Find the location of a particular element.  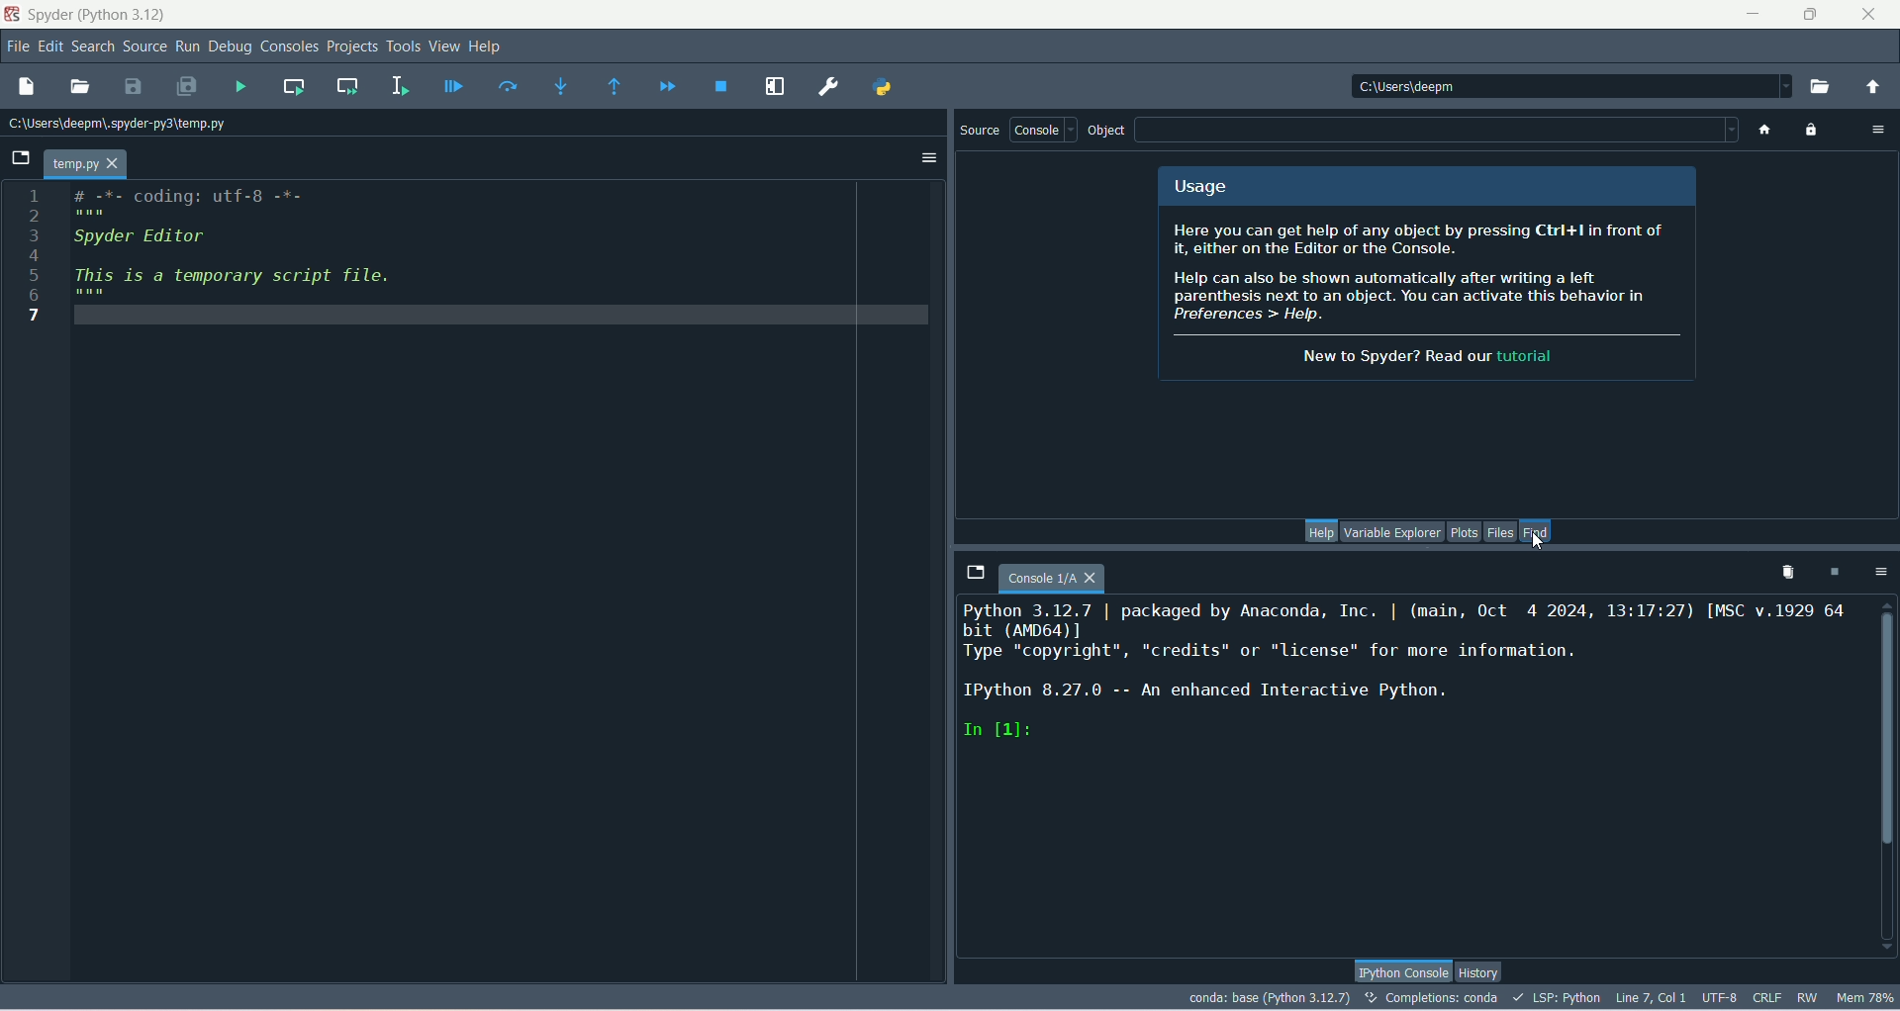

open is located at coordinates (80, 88).